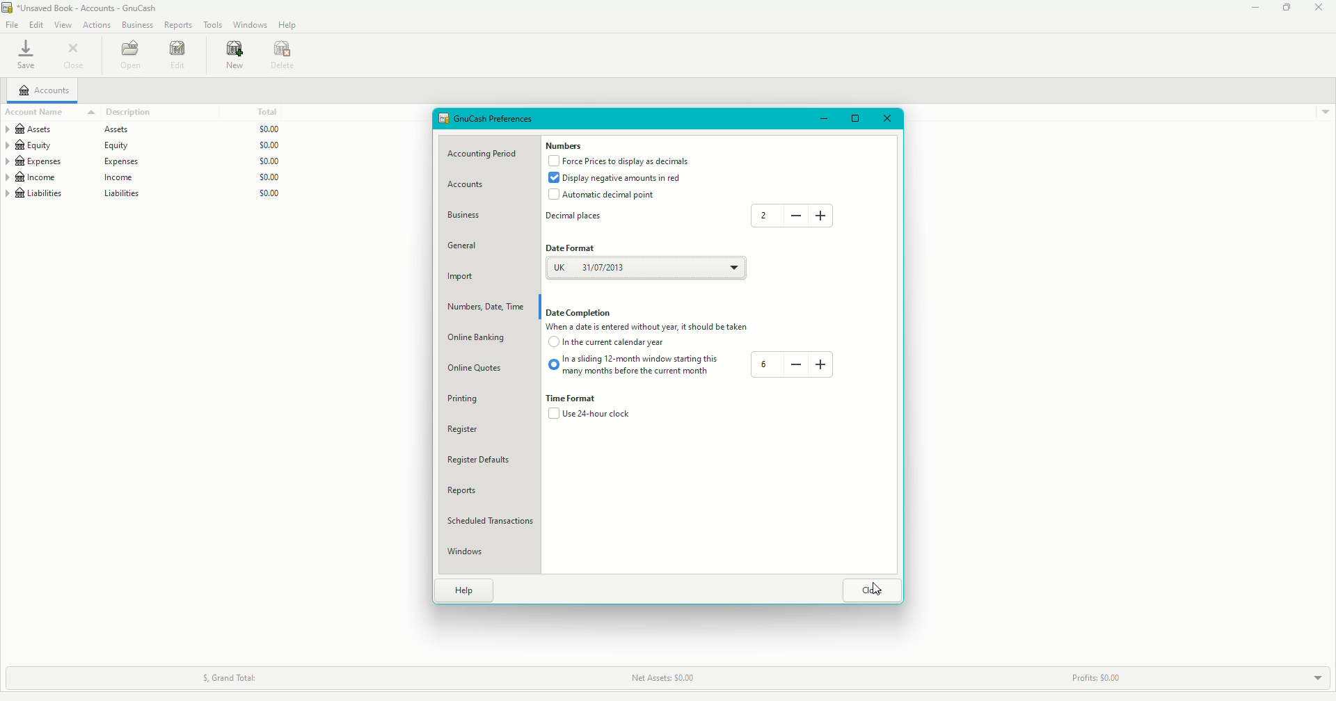  What do you see at coordinates (1318, 7) in the screenshot?
I see `Close` at bounding box center [1318, 7].